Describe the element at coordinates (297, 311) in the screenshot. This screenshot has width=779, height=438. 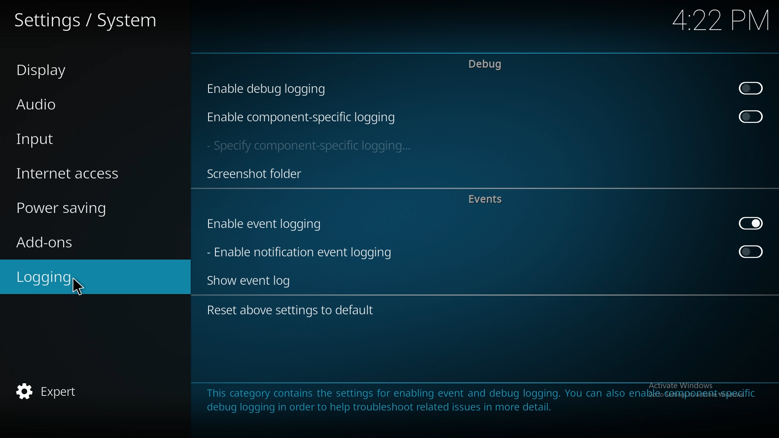
I see `reset above settings to default` at that location.